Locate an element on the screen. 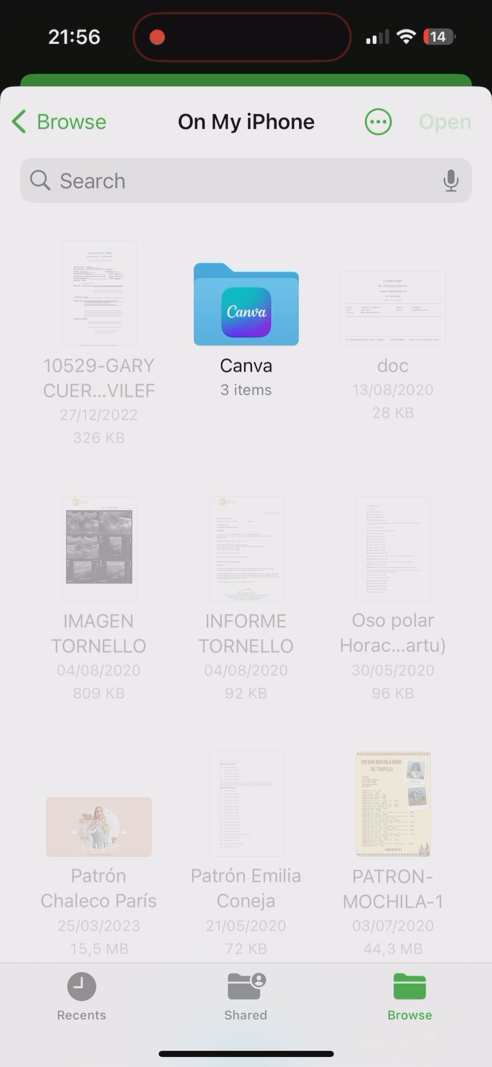 The width and height of the screenshot is (492, 1067). browse is located at coordinates (412, 997).